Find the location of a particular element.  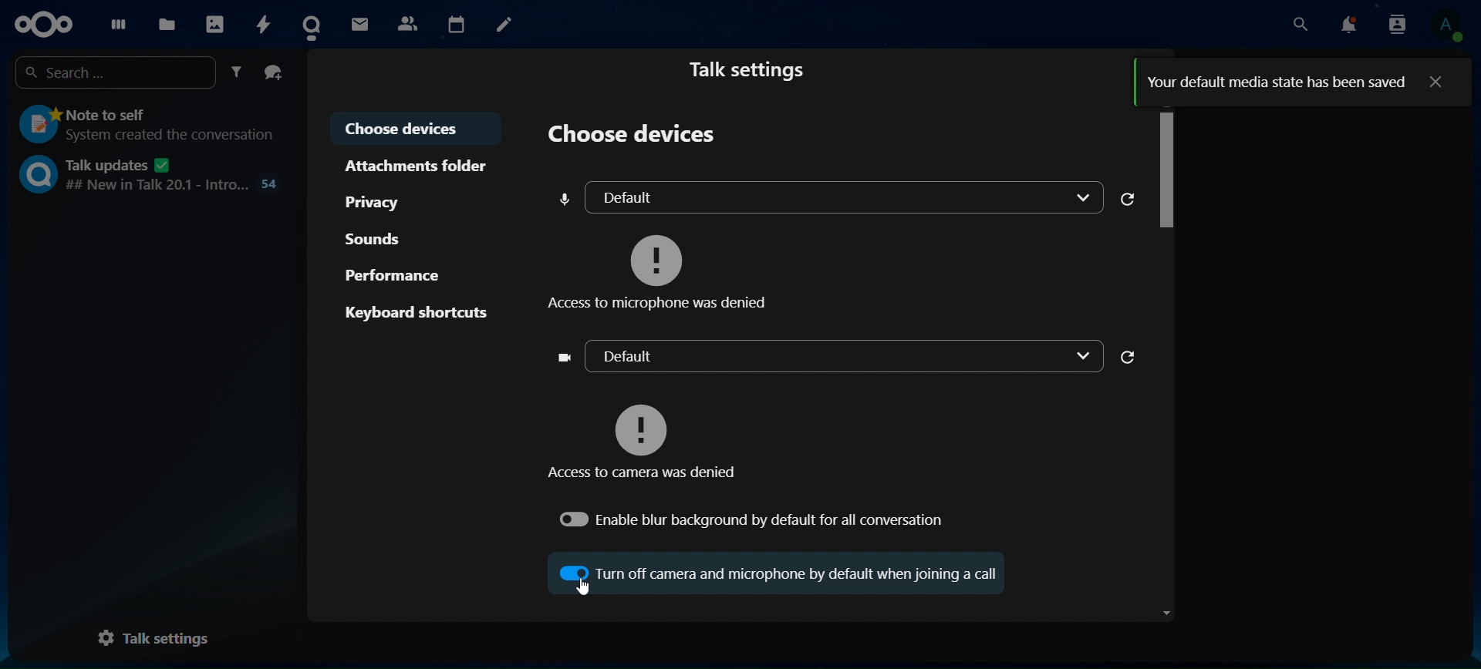

privacy is located at coordinates (381, 200).